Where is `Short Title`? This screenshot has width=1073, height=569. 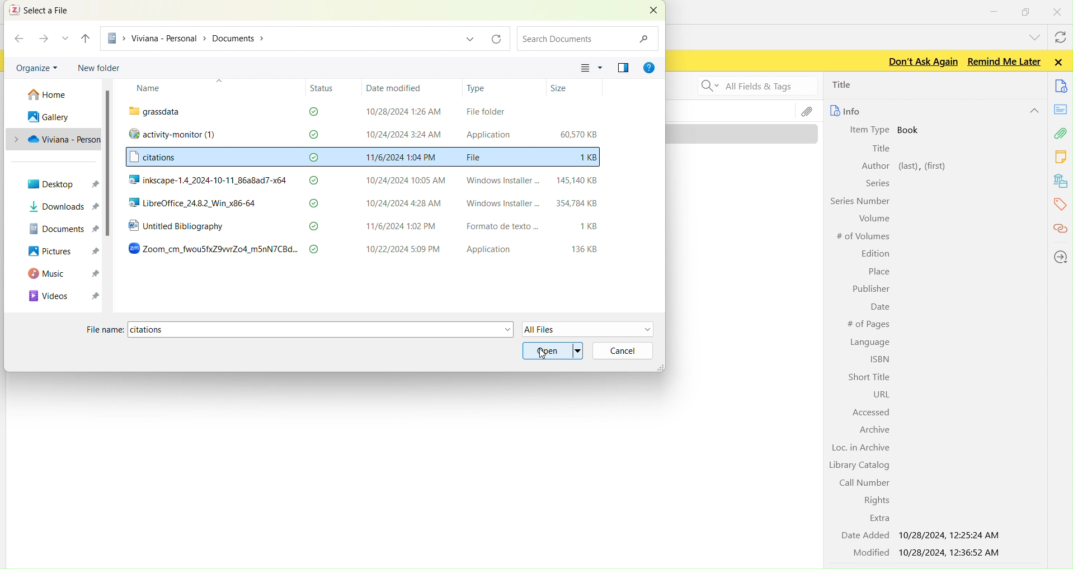
Short Title is located at coordinates (865, 376).